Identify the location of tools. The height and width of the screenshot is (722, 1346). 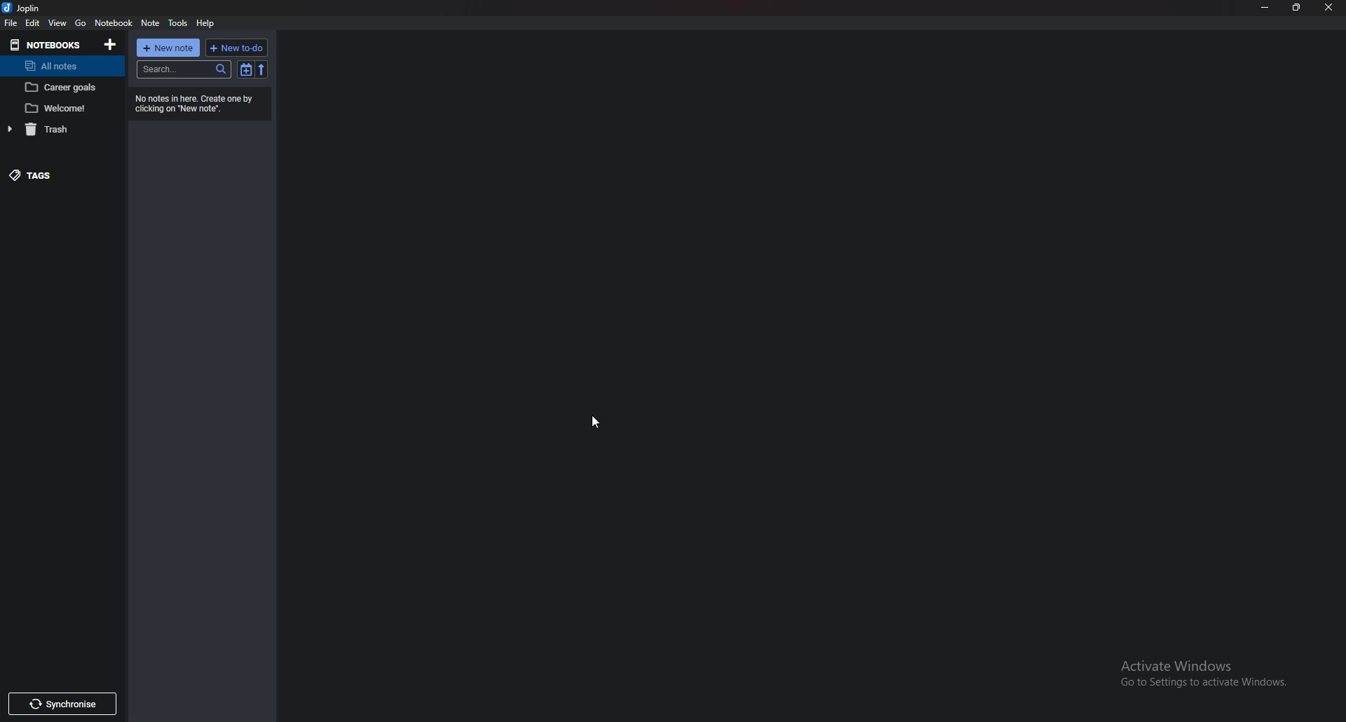
(179, 23).